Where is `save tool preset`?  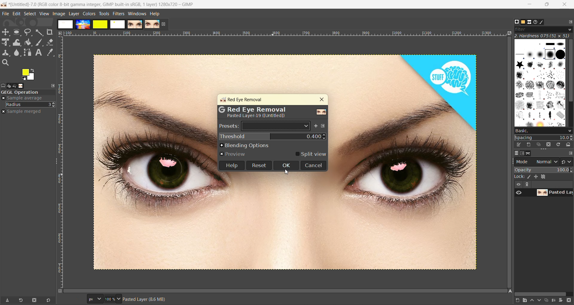
save tool preset is located at coordinates (7, 301).